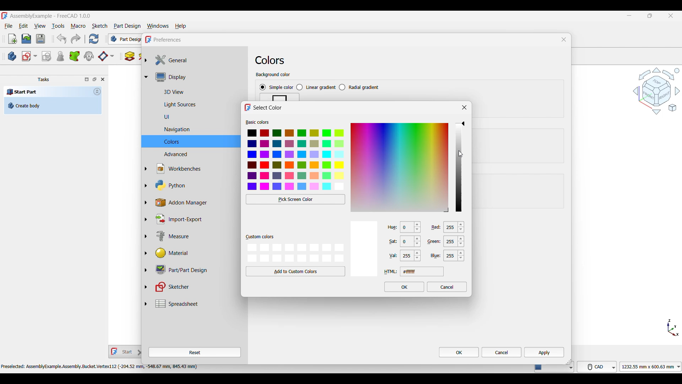 Image resolution: width=682 pixels, height=384 pixels. I want to click on Display setting, so click(198, 77).